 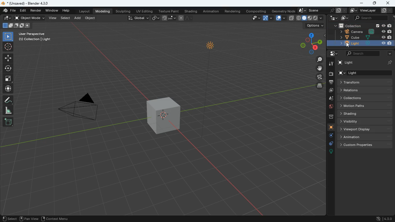 What do you see at coordinates (320, 86) in the screenshot?
I see `layers` at bounding box center [320, 86].